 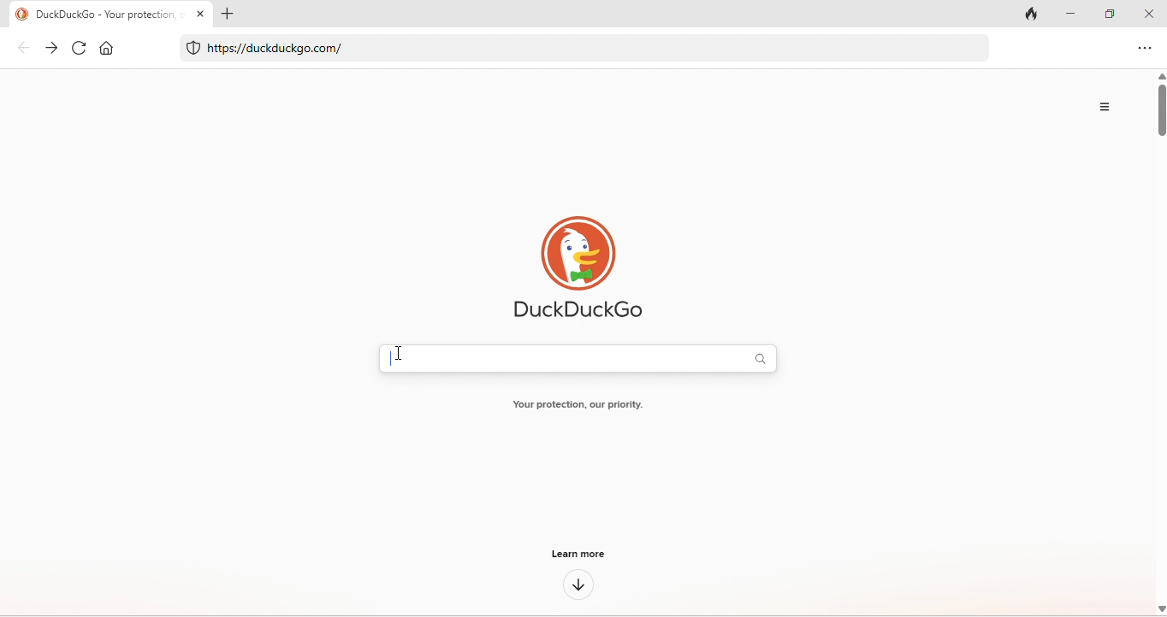 I want to click on option, so click(x=1104, y=105).